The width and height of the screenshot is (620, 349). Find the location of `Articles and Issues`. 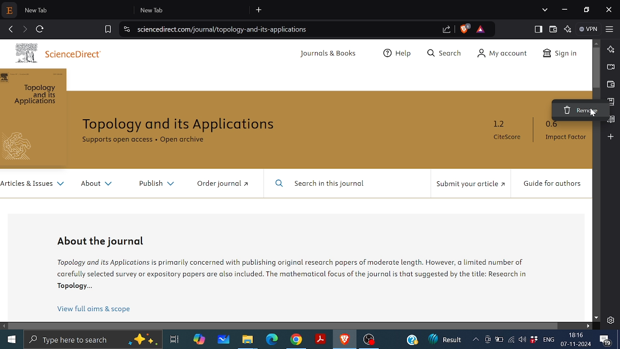

Articles and Issues is located at coordinates (33, 185).